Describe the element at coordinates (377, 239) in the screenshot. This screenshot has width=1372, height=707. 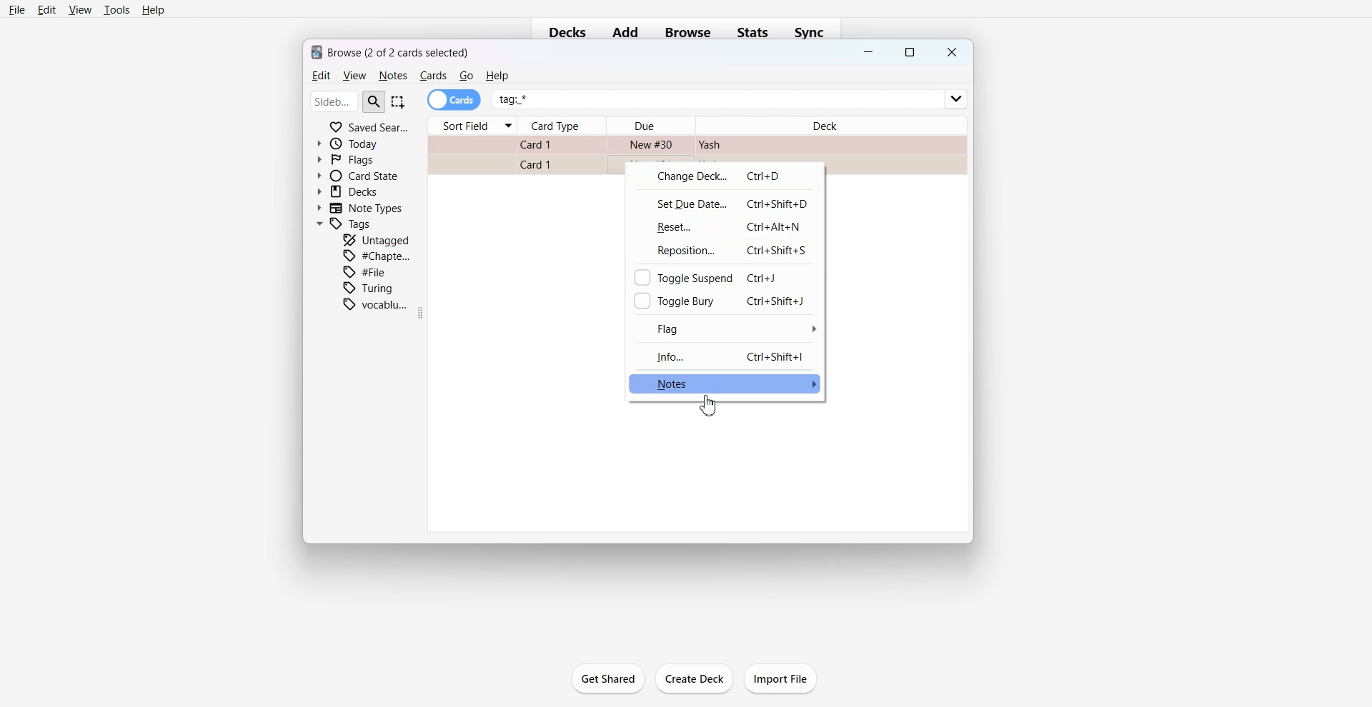
I see `Untagged` at that location.